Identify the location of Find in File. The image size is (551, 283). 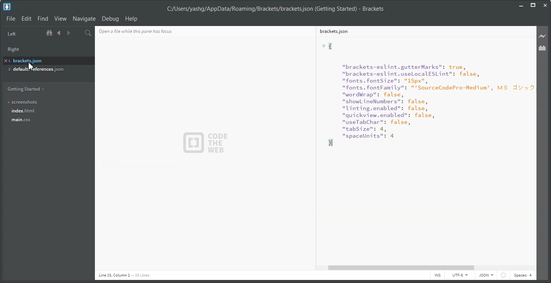
(88, 33).